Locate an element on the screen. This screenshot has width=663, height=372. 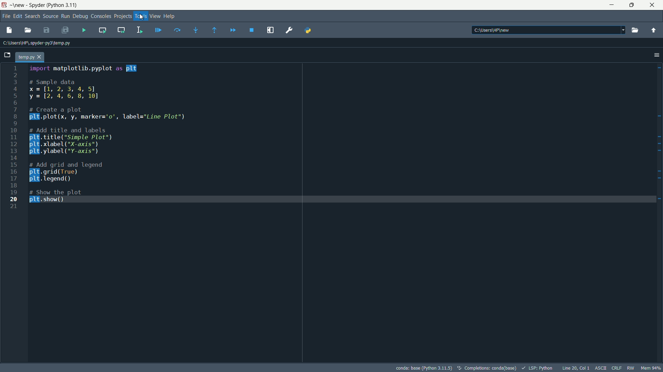
continue debugging until next breakpoint is located at coordinates (232, 31).